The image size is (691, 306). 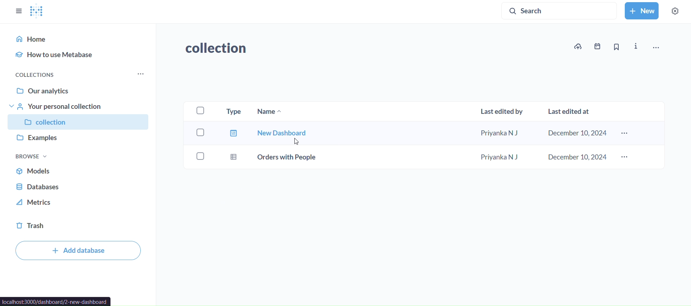 What do you see at coordinates (571, 111) in the screenshot?
I see `last edited at` at bounding box center [571, 111].